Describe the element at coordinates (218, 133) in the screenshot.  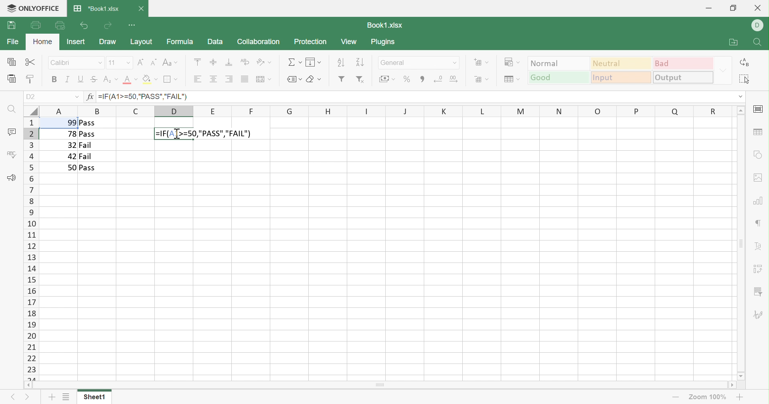
I see `=IF(A1>=50,"Pass","Fail")` at that location.